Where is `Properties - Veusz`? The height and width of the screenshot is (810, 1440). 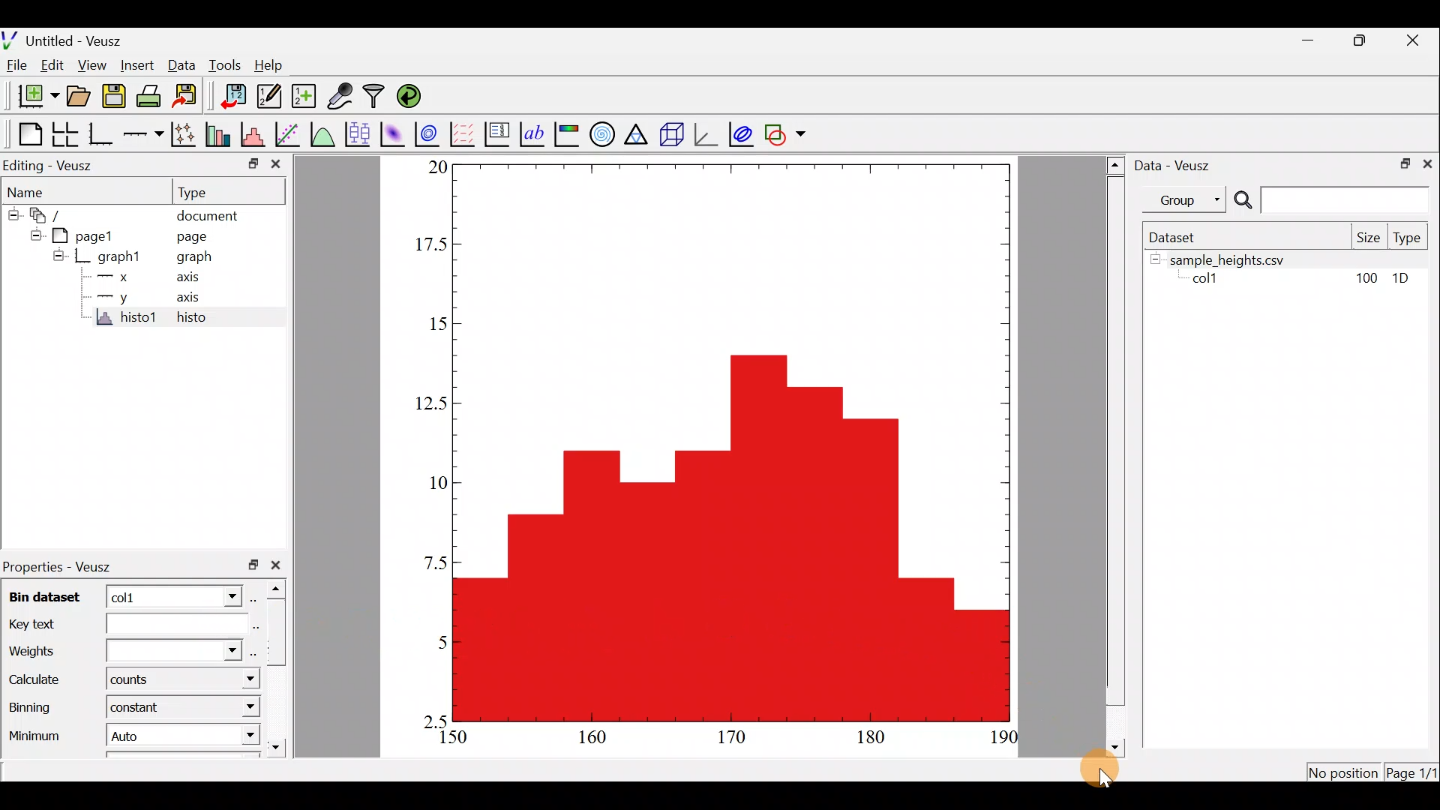
Properties - Veusz is located at coordinates (66, 565).